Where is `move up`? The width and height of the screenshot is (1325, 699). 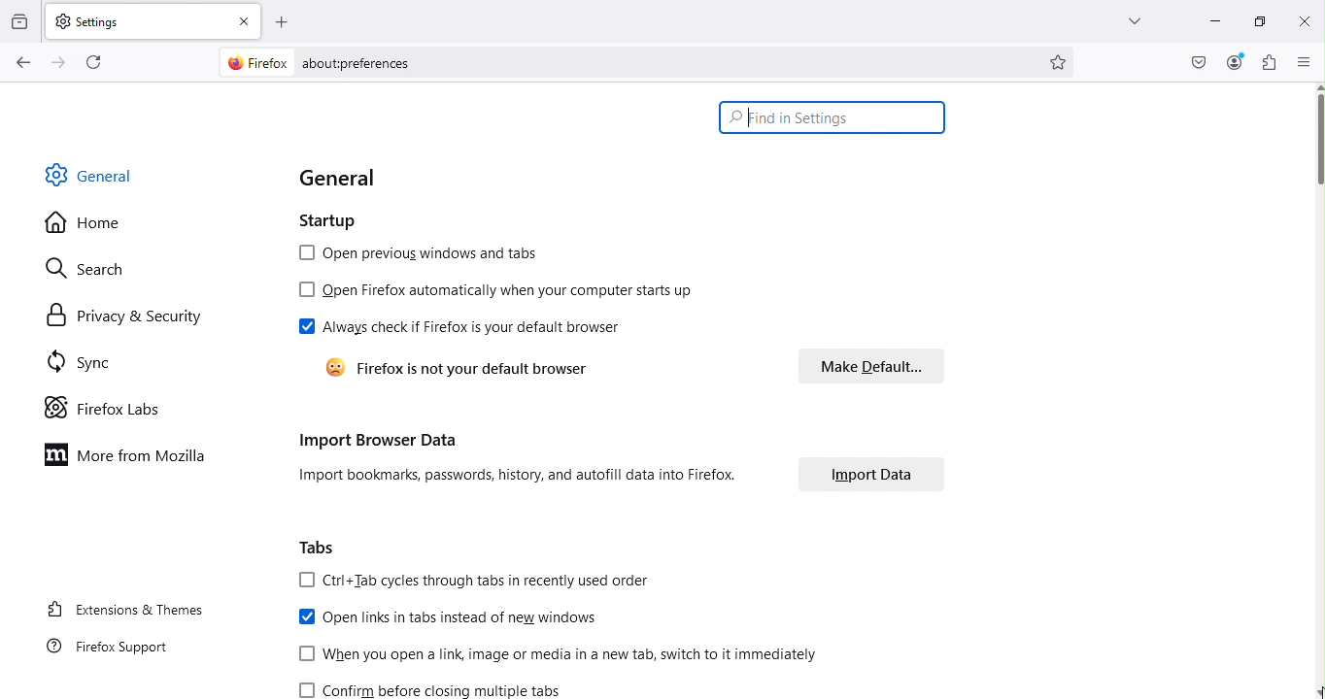
move up is located at coordinates (1316, 85).